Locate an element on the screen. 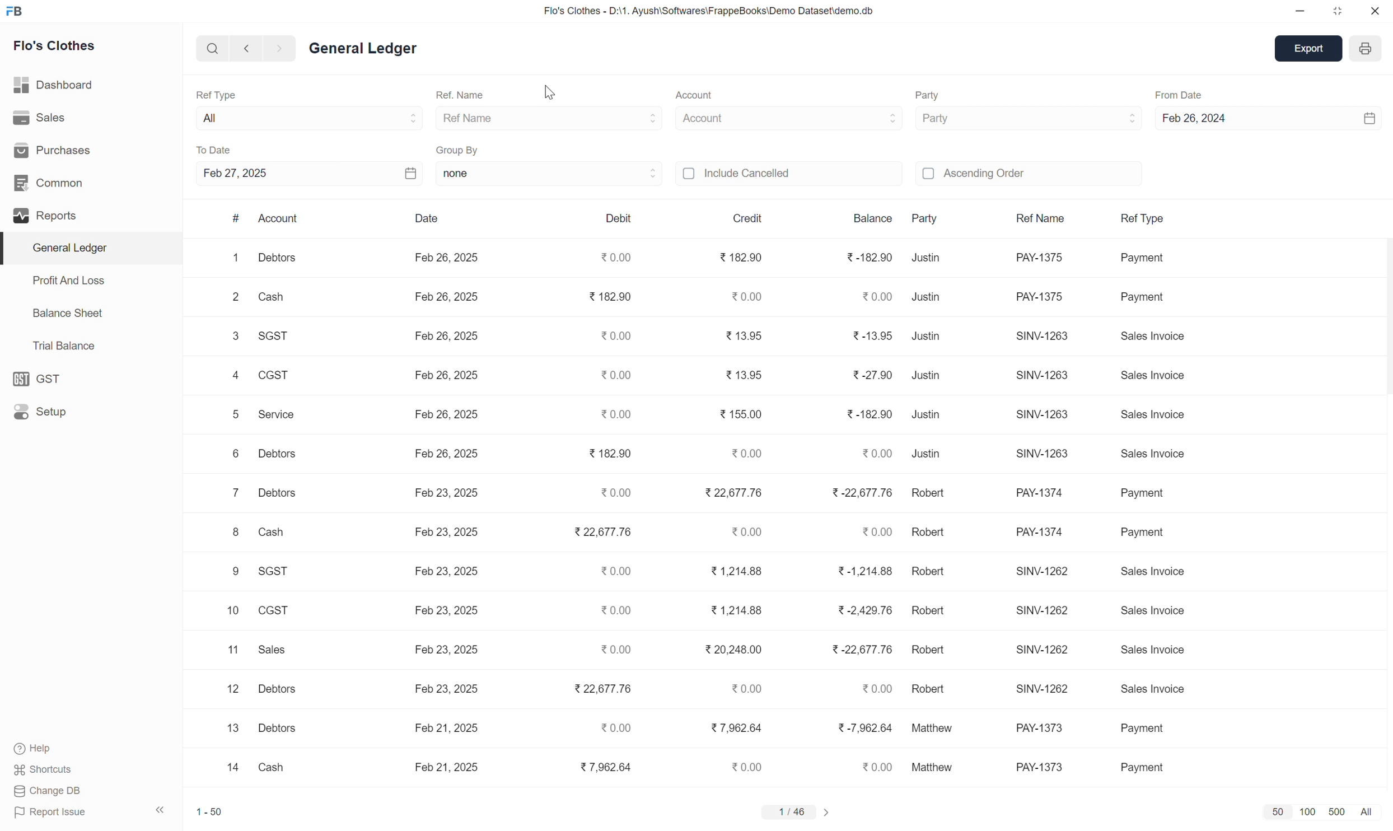 This screenshot has height=831, width=1393. CGST is located at coordinates (275, 611).